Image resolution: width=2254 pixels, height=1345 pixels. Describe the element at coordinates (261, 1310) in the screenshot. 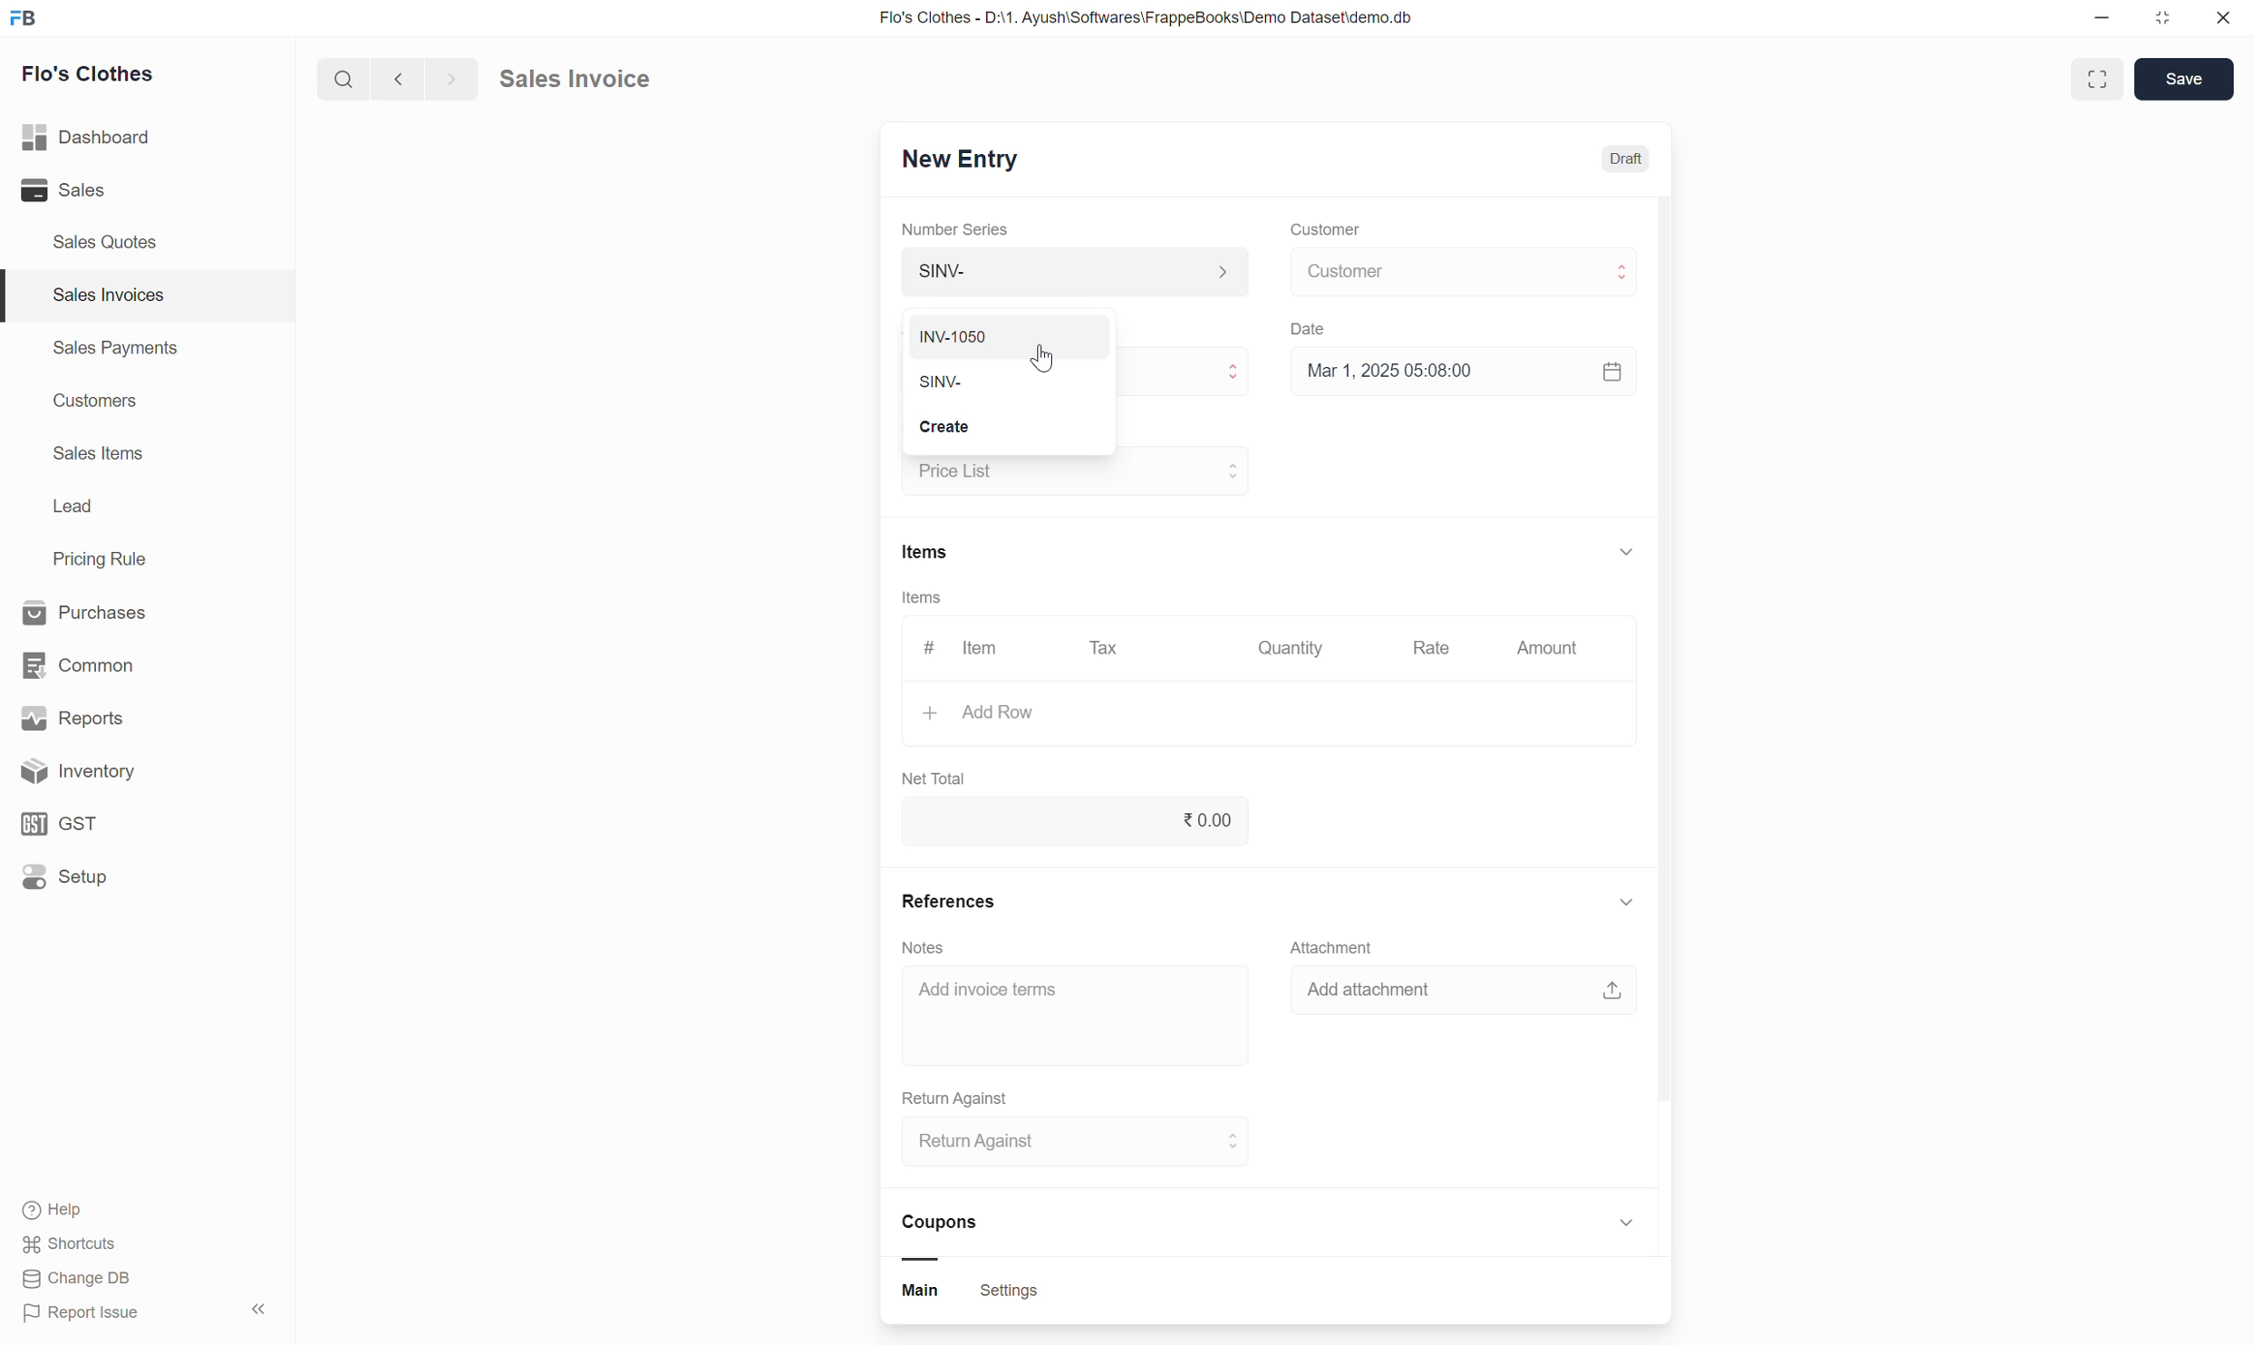

I see `hide sidebar` at that location.